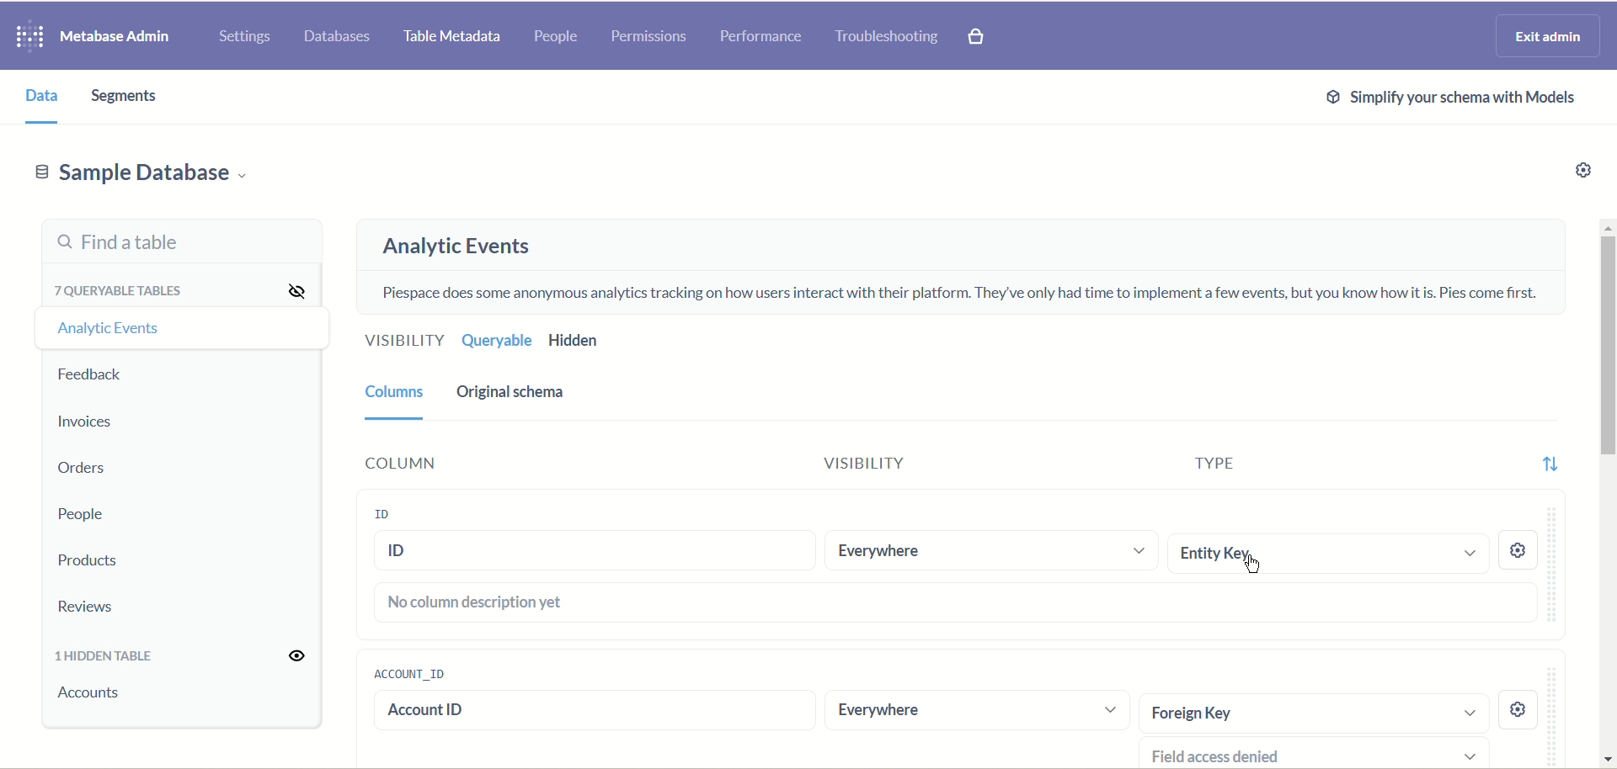 This screenshot has width=1617, height=769. I want to click on analytic events, so click(456, 247).